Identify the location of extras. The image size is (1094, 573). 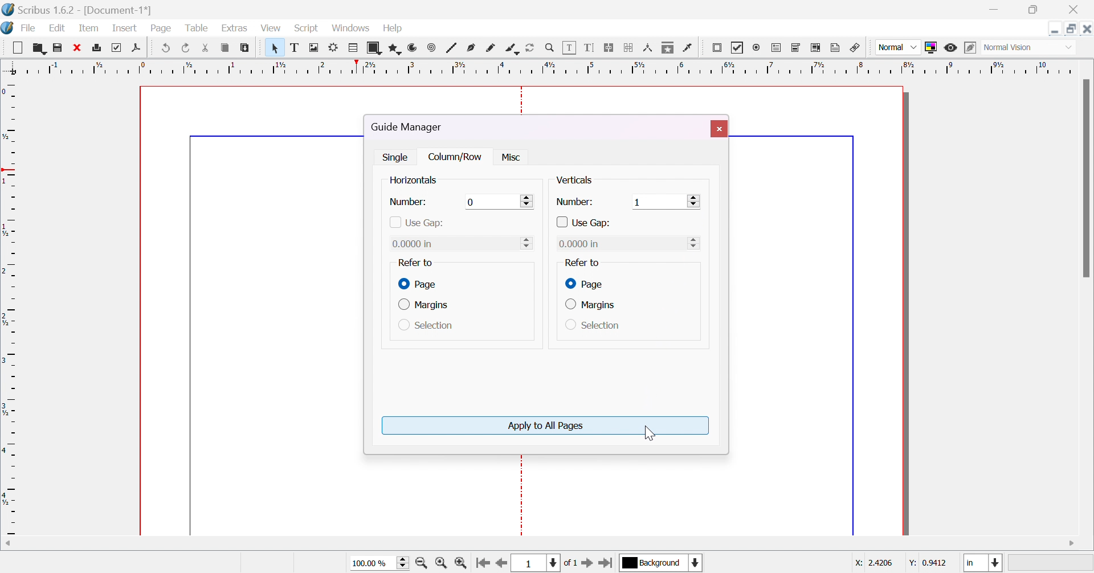
(239, 28).